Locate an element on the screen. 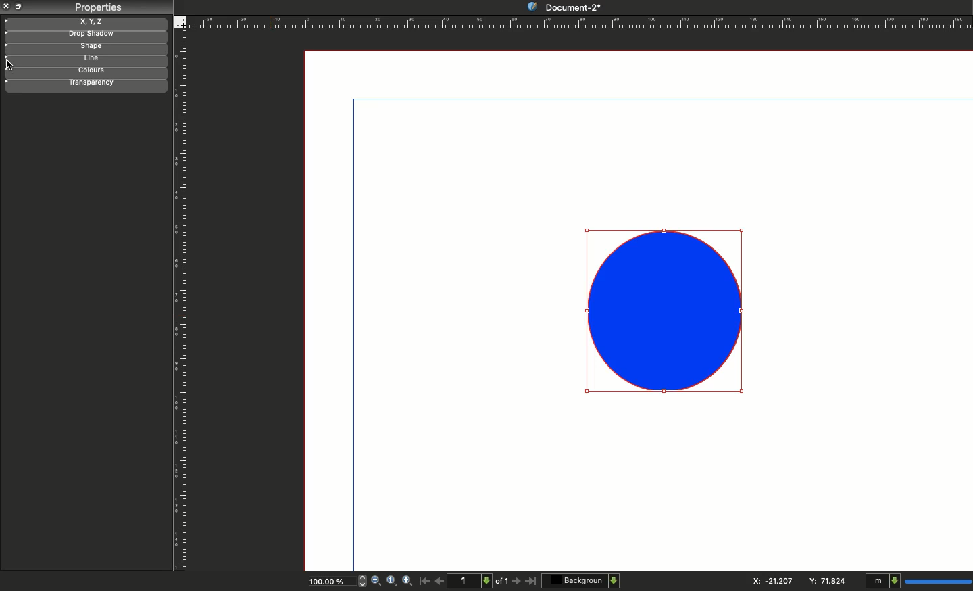 This screenshot has width=973, height=591. Close is located at coordinates (7, 6).